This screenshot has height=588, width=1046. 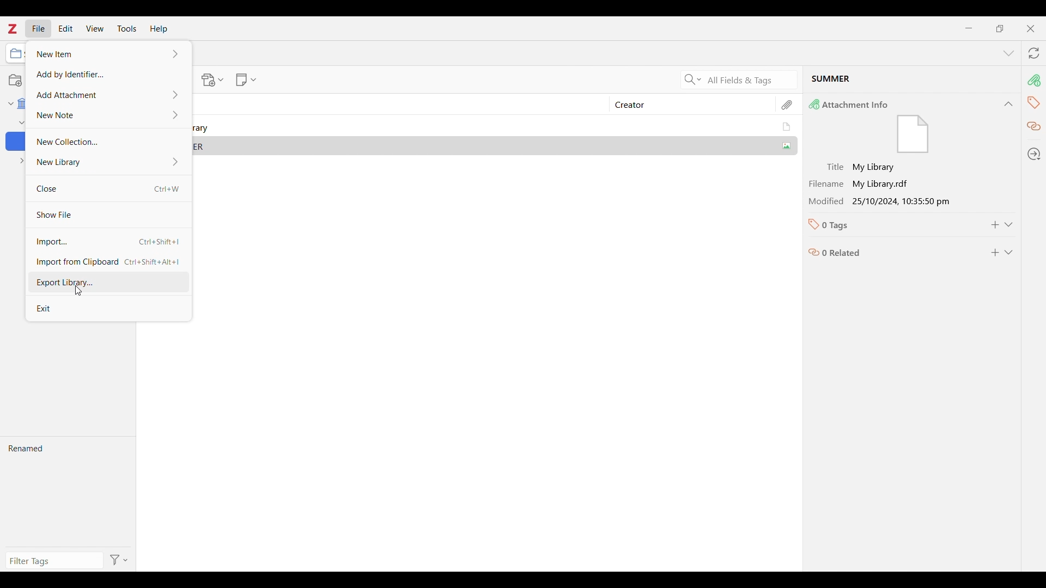 I want to click on List all tabs, so click(x=1009, y=53).